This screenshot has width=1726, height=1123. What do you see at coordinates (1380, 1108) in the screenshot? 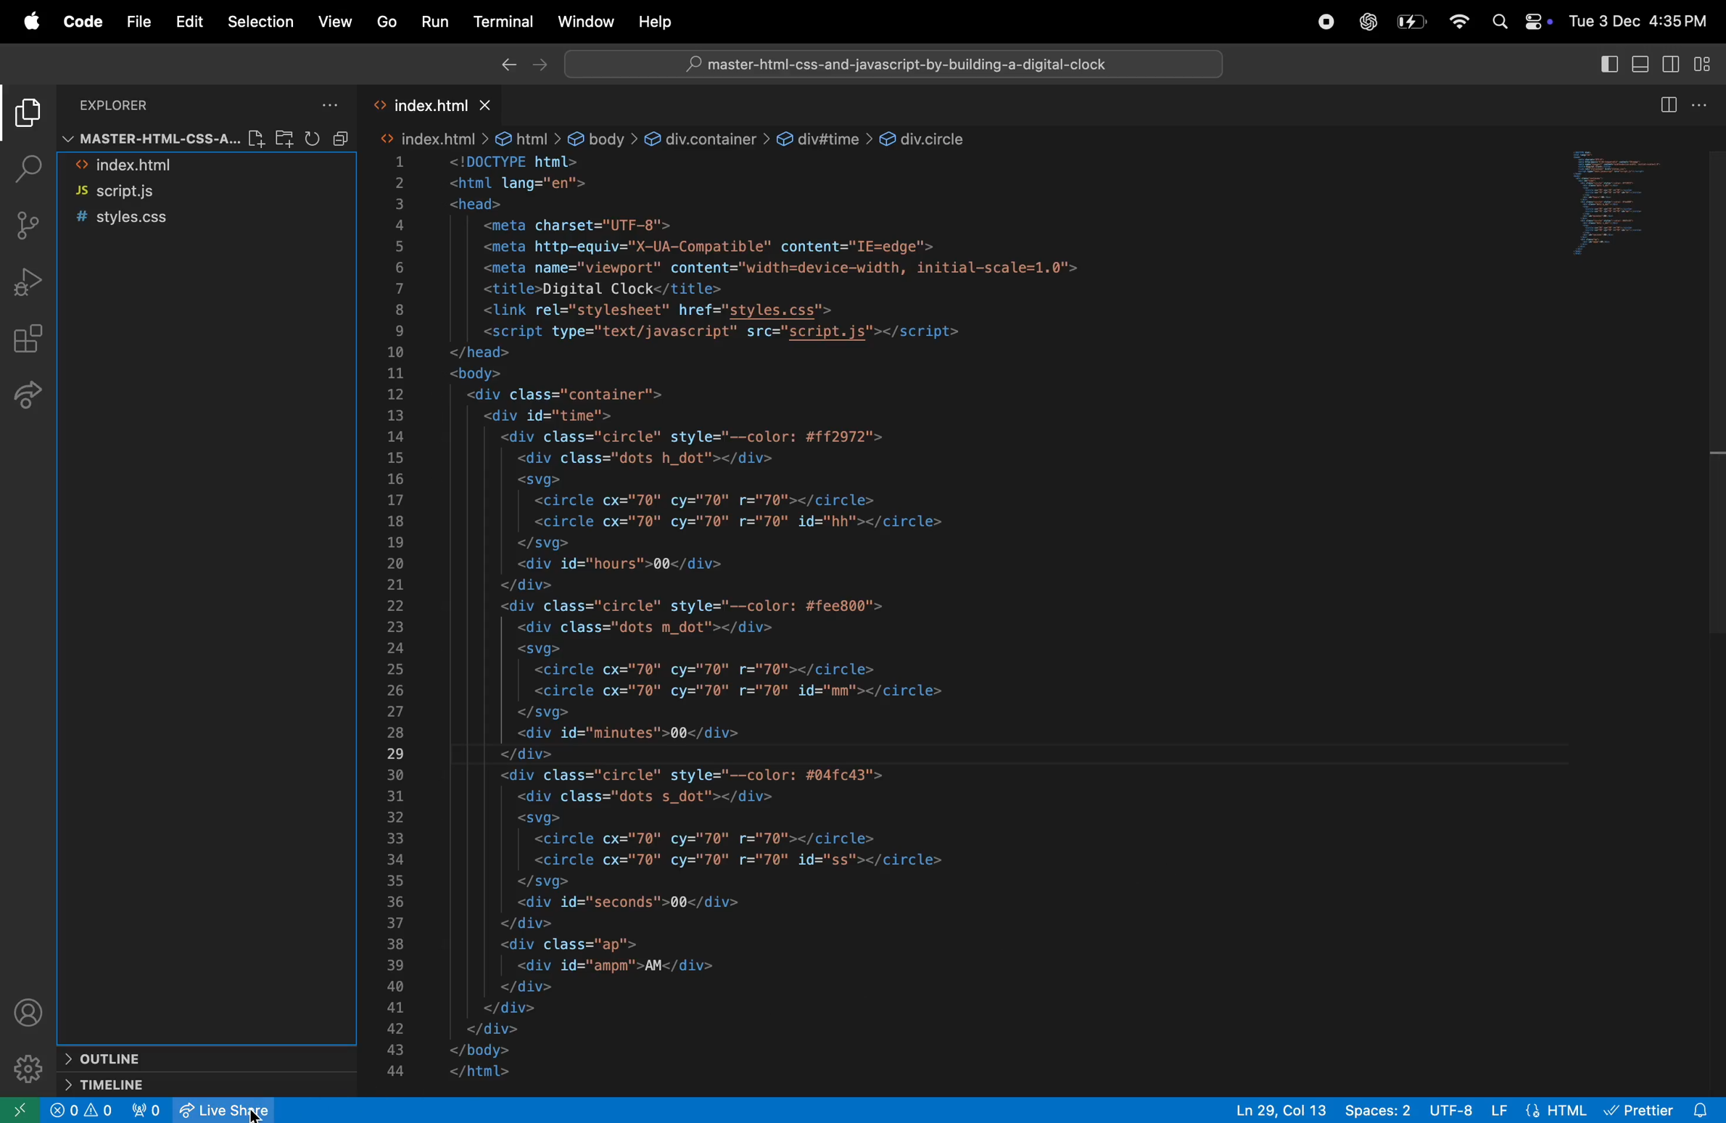
I see `space 2` at bounding box center [1380, 1108].